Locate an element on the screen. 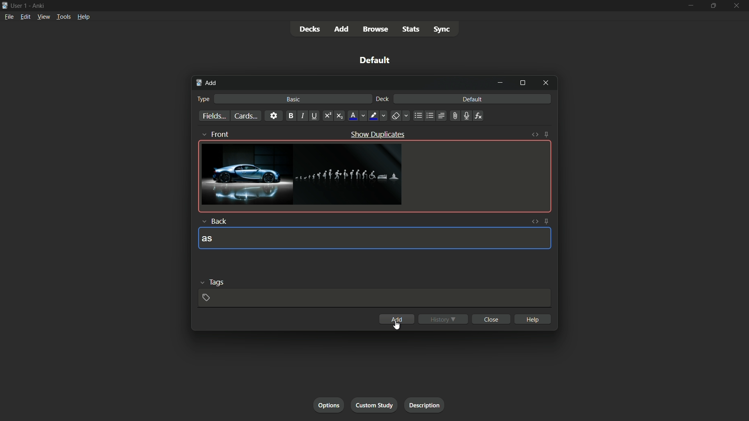 This screenshot has height=421, width=749. description is located at coordinates (423, 404).